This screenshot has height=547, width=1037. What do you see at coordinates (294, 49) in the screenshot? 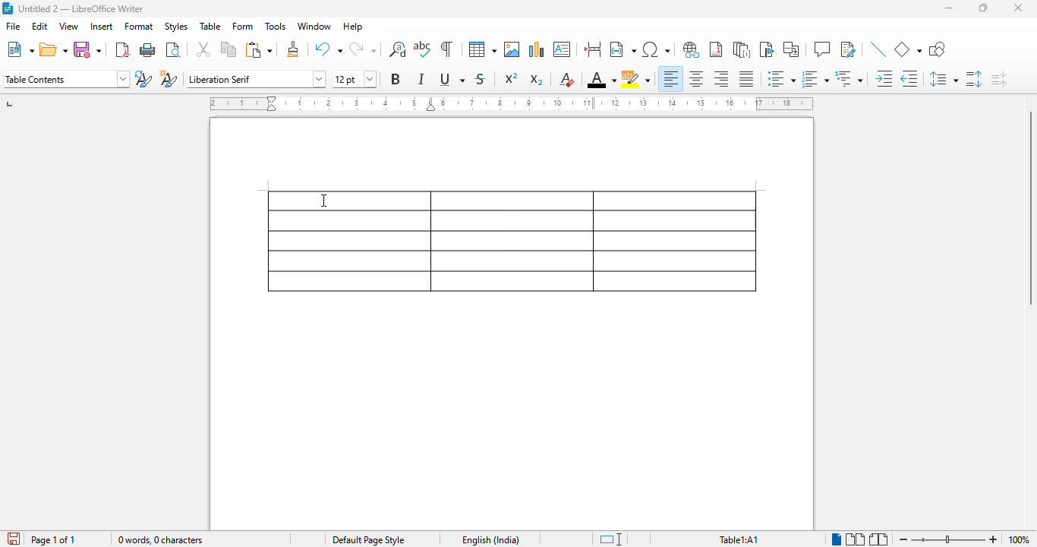
I see `clone formatting` at bounding box center [294, 49].